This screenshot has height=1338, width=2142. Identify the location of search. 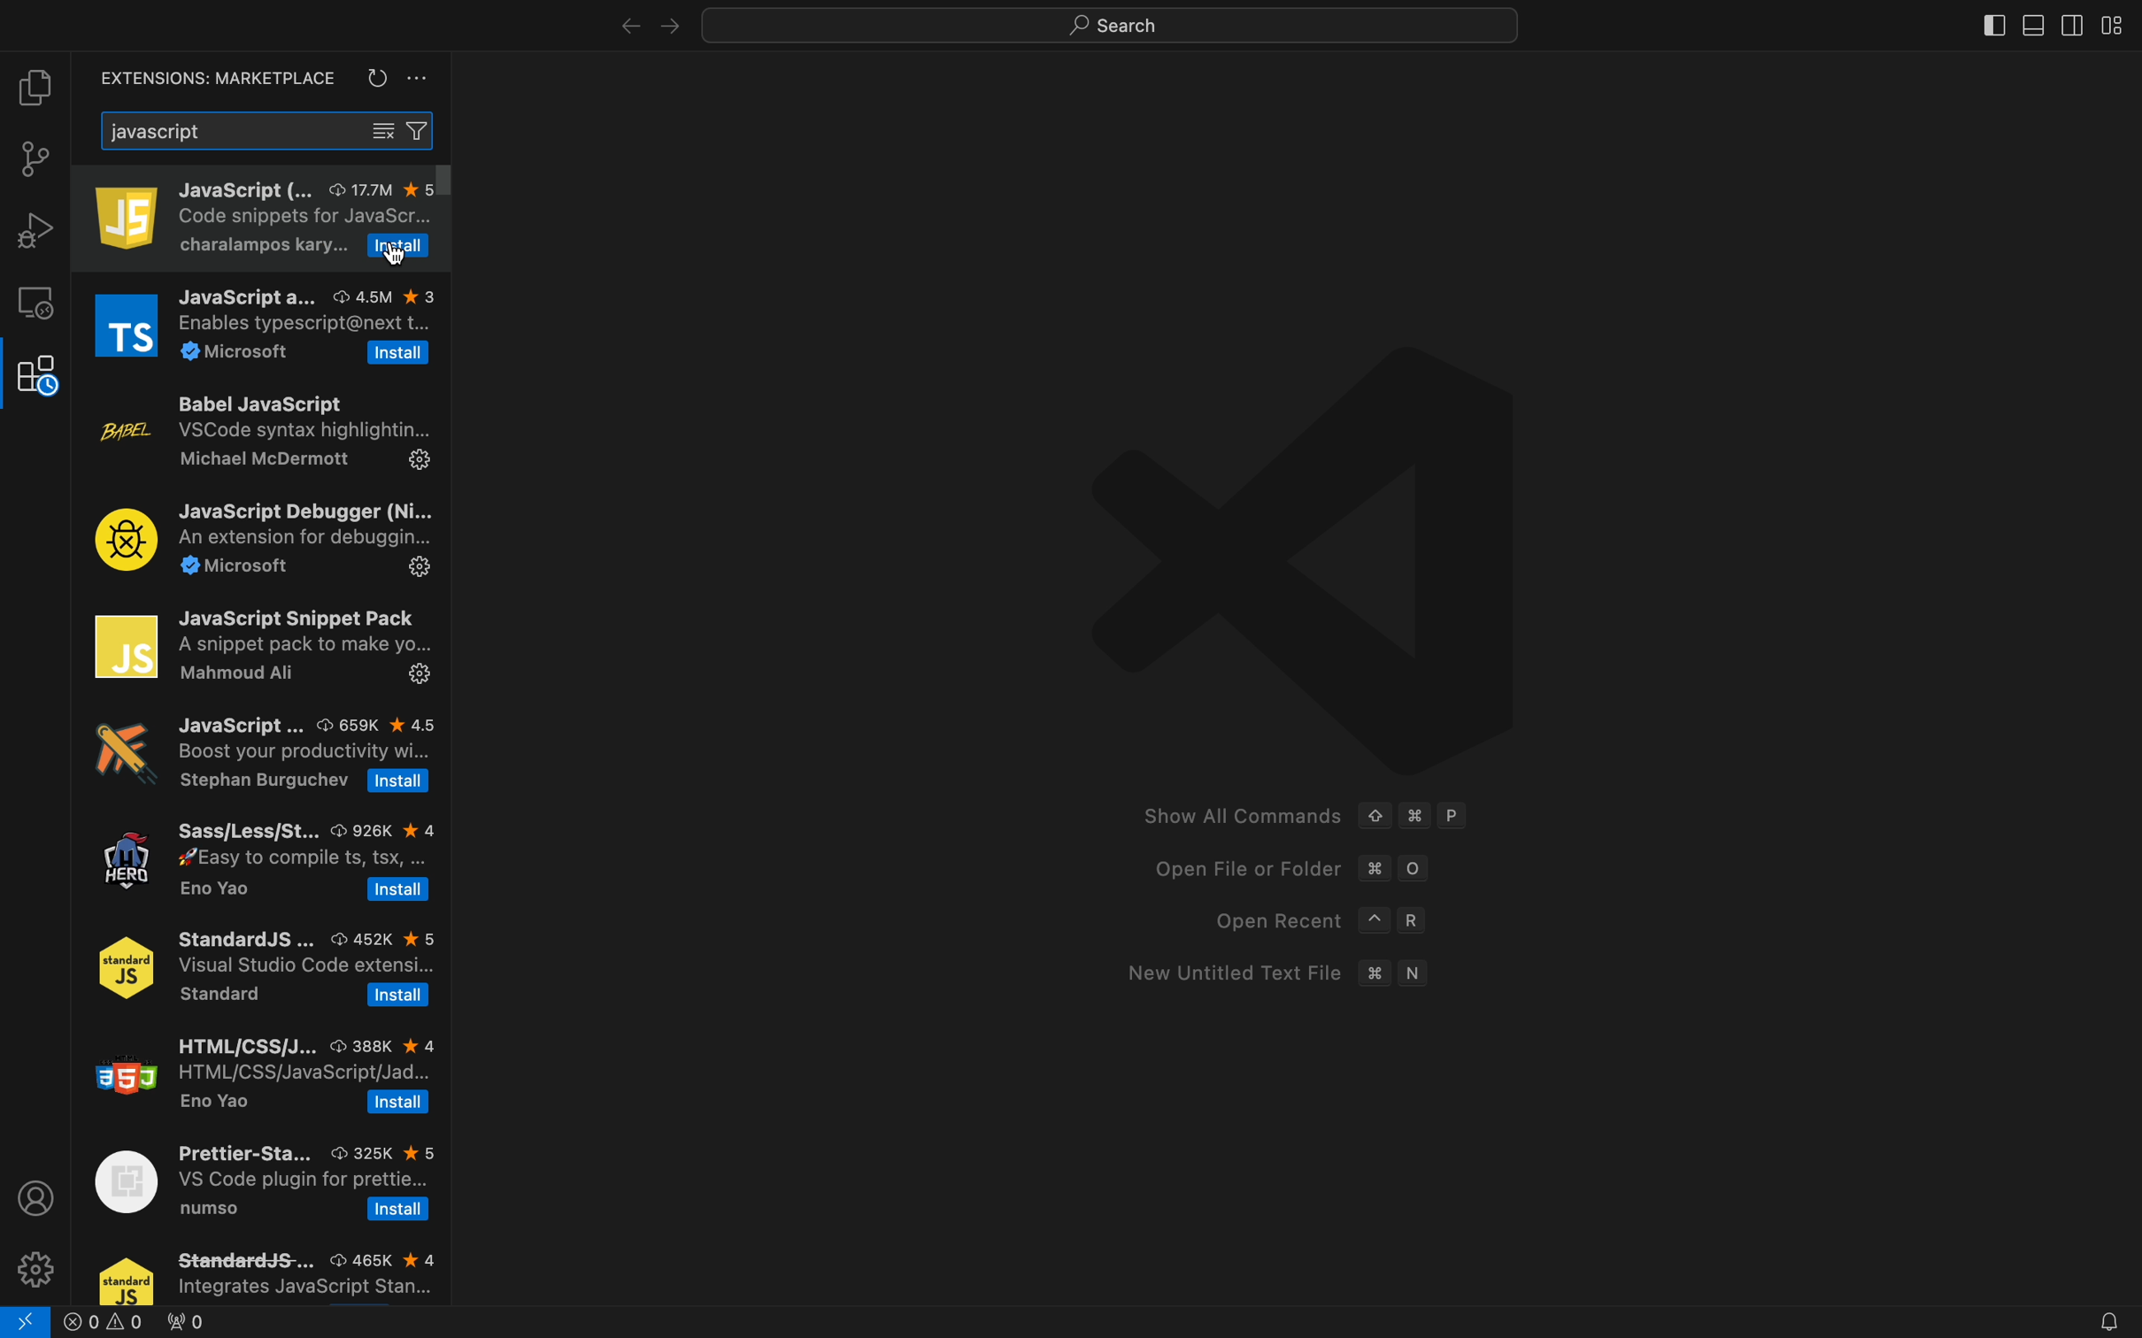
(1096, 27).